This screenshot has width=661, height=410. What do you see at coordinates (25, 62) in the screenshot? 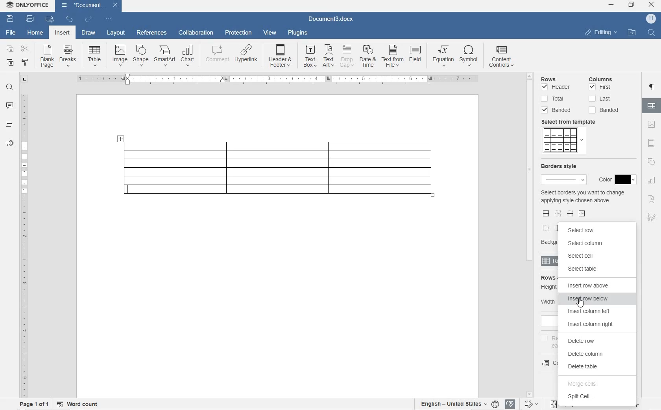
I see `COPY STYLE` at bounding box center [25, 62].